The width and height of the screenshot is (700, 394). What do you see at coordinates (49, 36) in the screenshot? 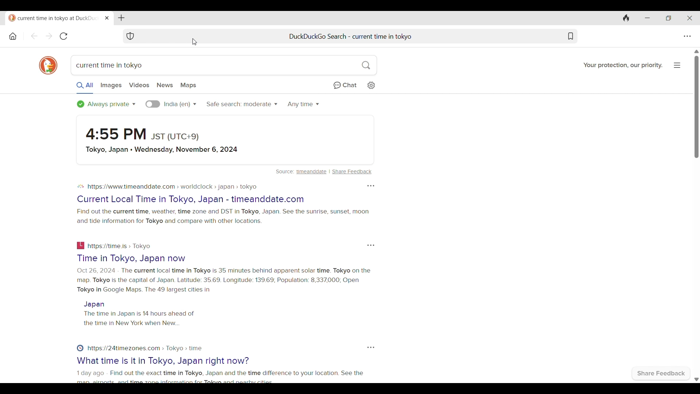
I see `Go forward` at bounding box center [49, 36].